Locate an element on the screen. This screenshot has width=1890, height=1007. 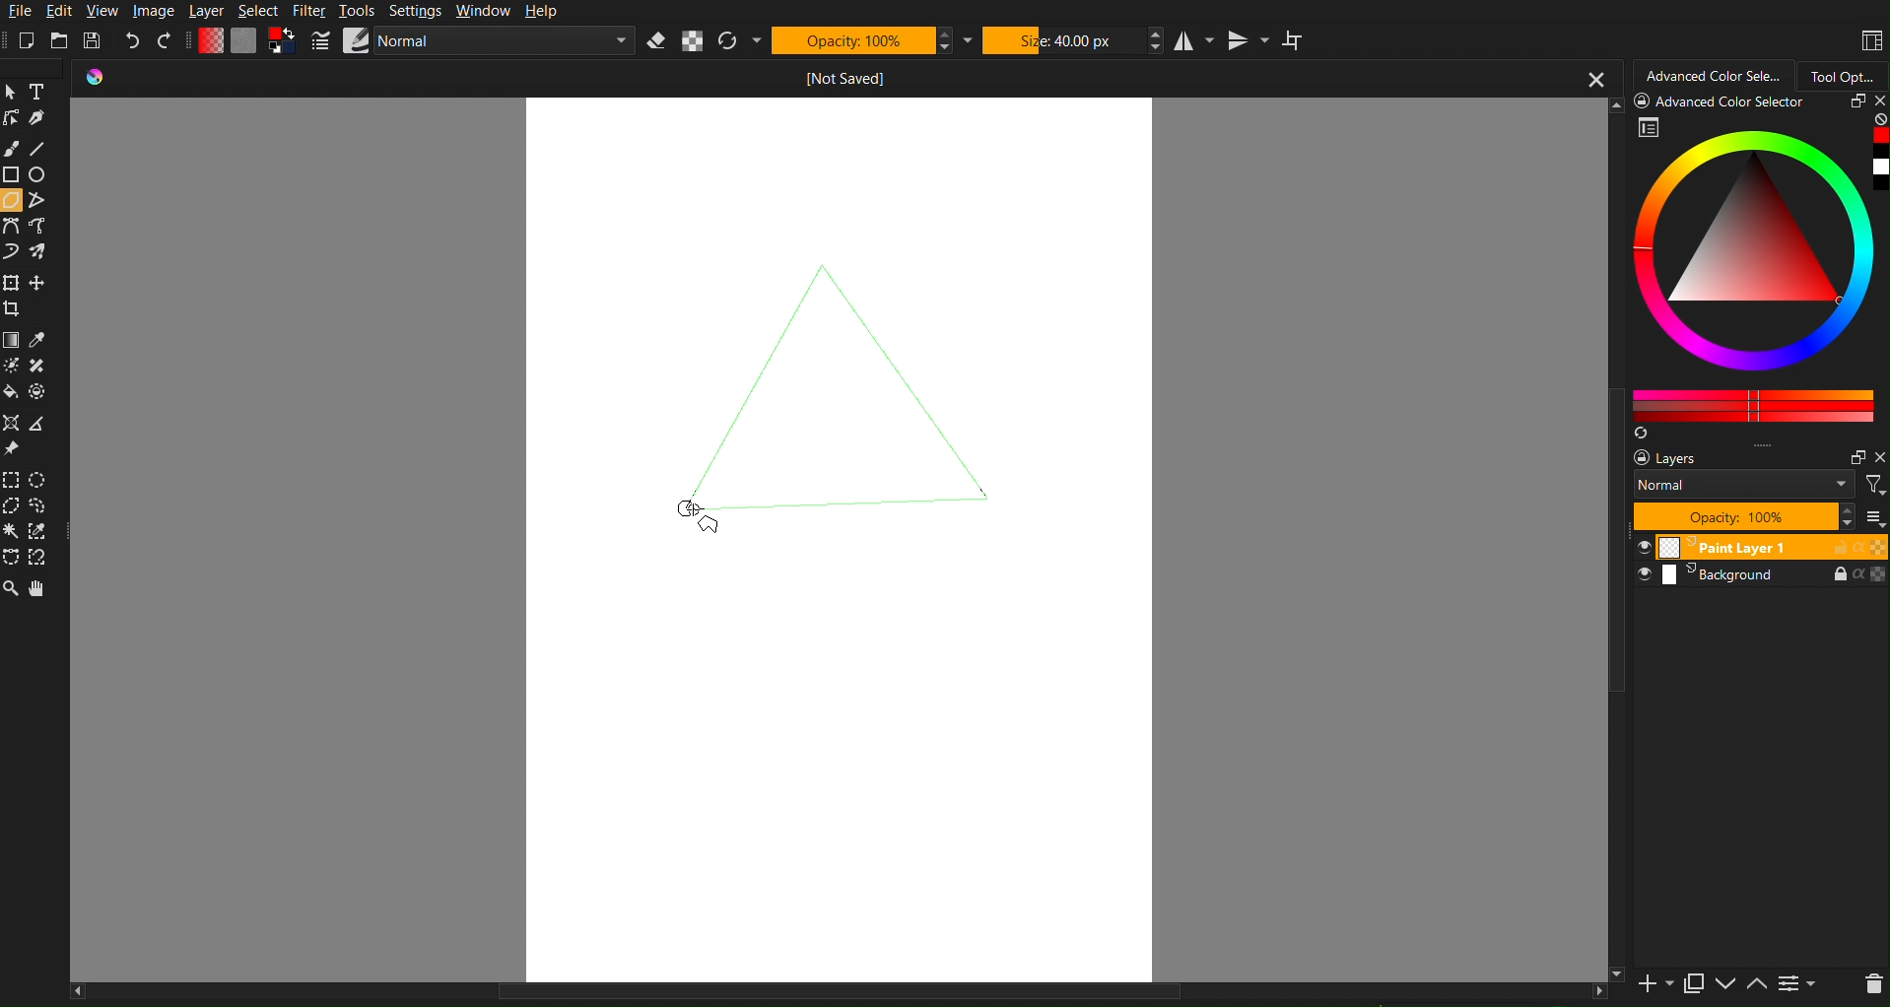
Advanced Color Selector is located at coordinates (1763, 273).